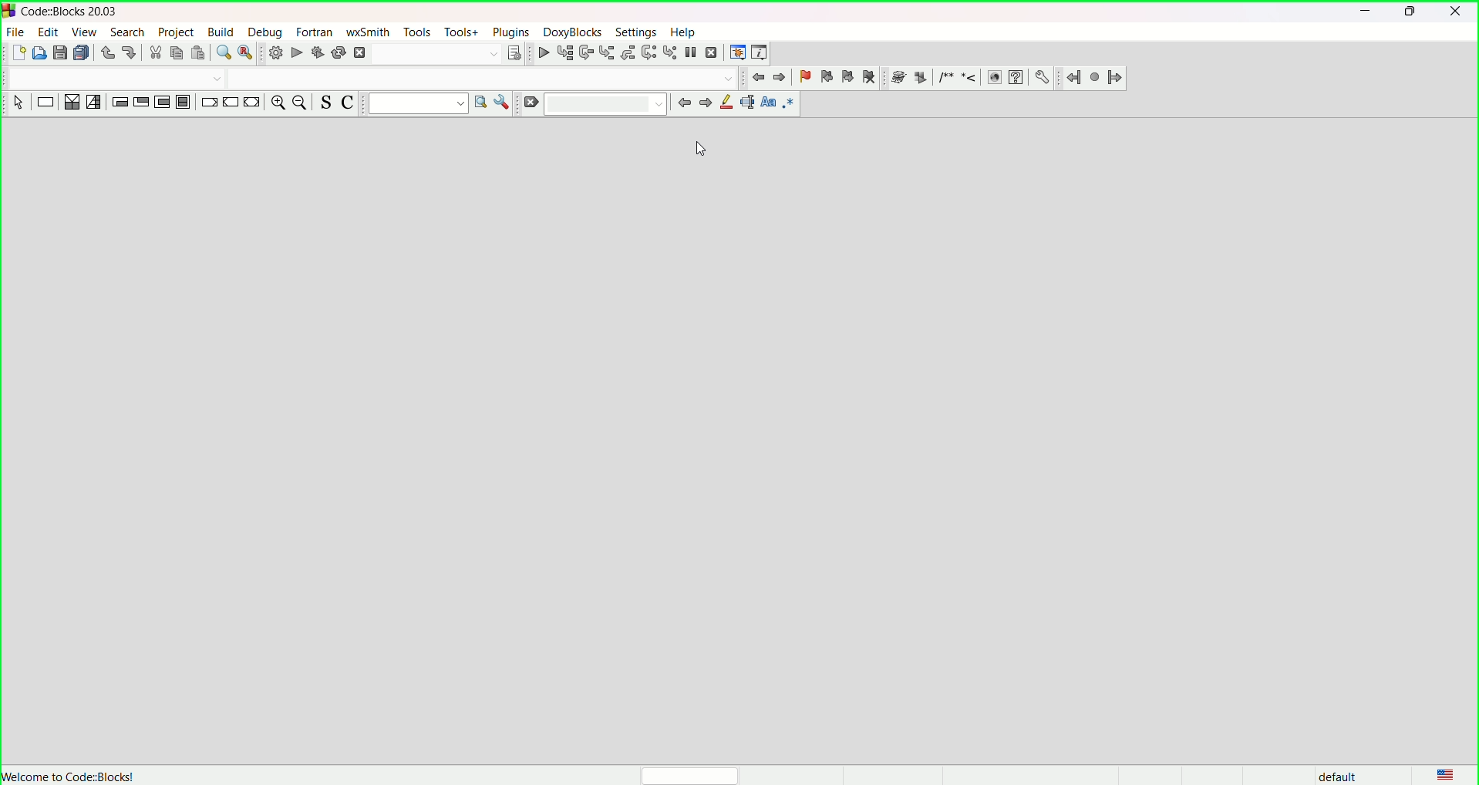 This screenshot has width=1479, height=785. I want to click on run to cursor, so click(566, 52).